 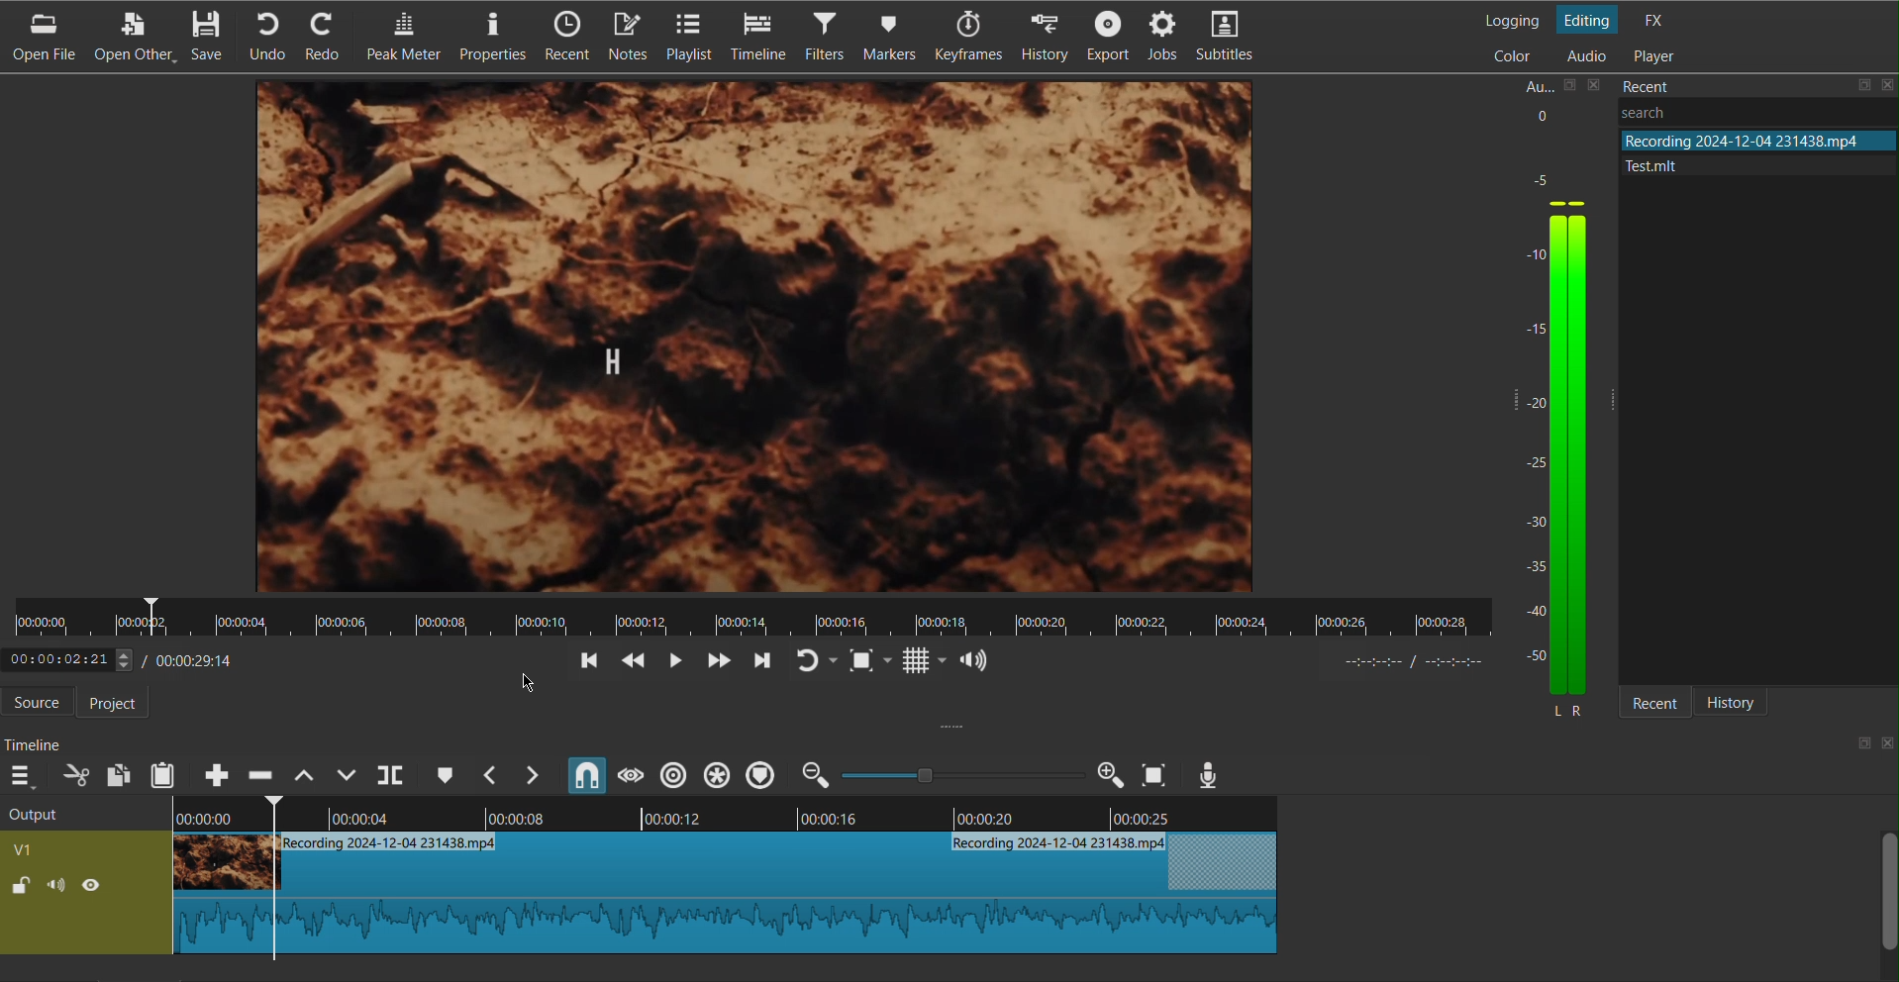 What do you see at coordinates (925, 662) in the screenshot?
I see `Grid Display` at bounding box center [925, 662].